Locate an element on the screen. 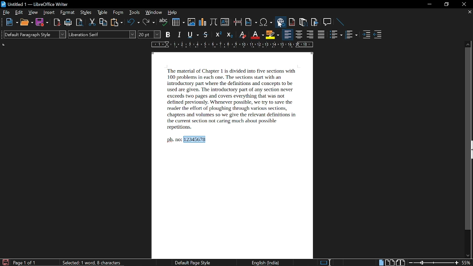 Image resolution: width=473 pixels, height=266 pixels. Untitled 1 - LibreOffice Writer is located at coordinates (35, 4).